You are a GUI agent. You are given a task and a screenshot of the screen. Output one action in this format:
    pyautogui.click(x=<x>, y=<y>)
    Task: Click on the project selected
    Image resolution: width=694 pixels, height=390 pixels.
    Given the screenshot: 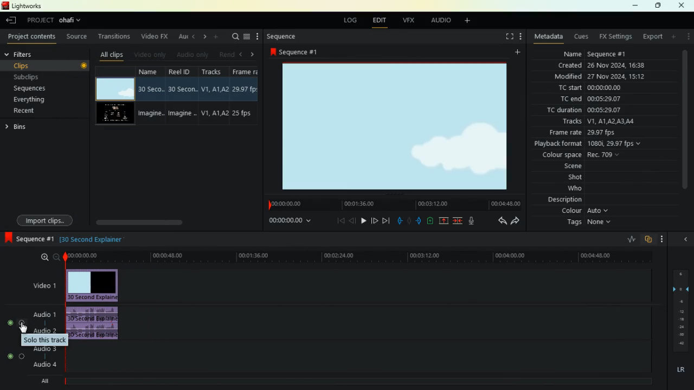 What is the action you would take?
    pyautogui.click(x=55, y=19)
    